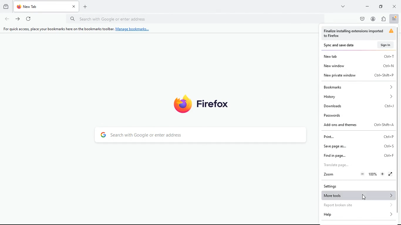  Describe the element at coordinates (358, 66) in the screenshot. I see `new window` at that location.